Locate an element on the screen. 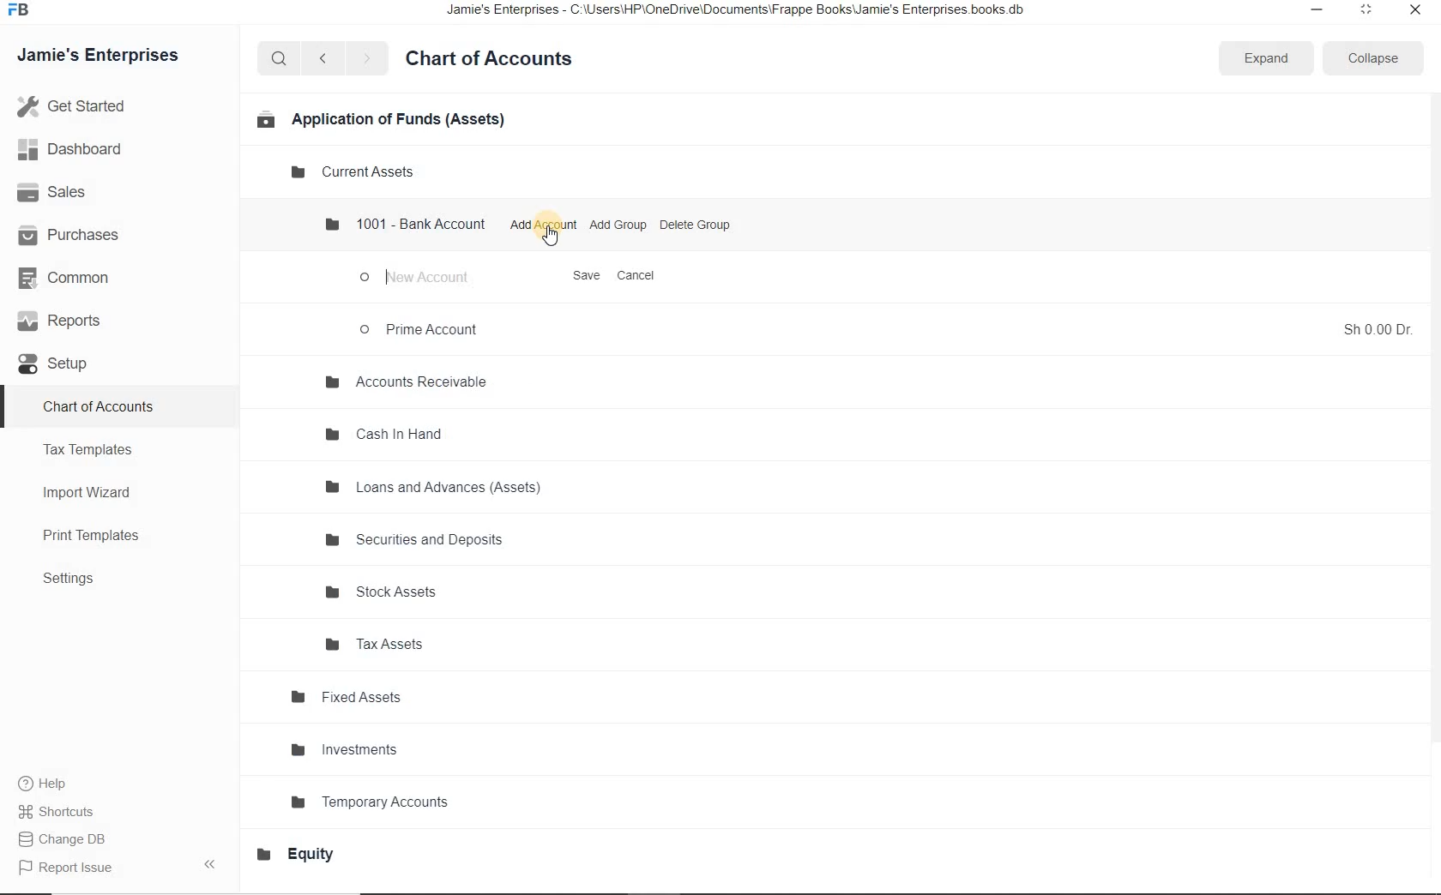  forward is located at coordinates (368, 58).